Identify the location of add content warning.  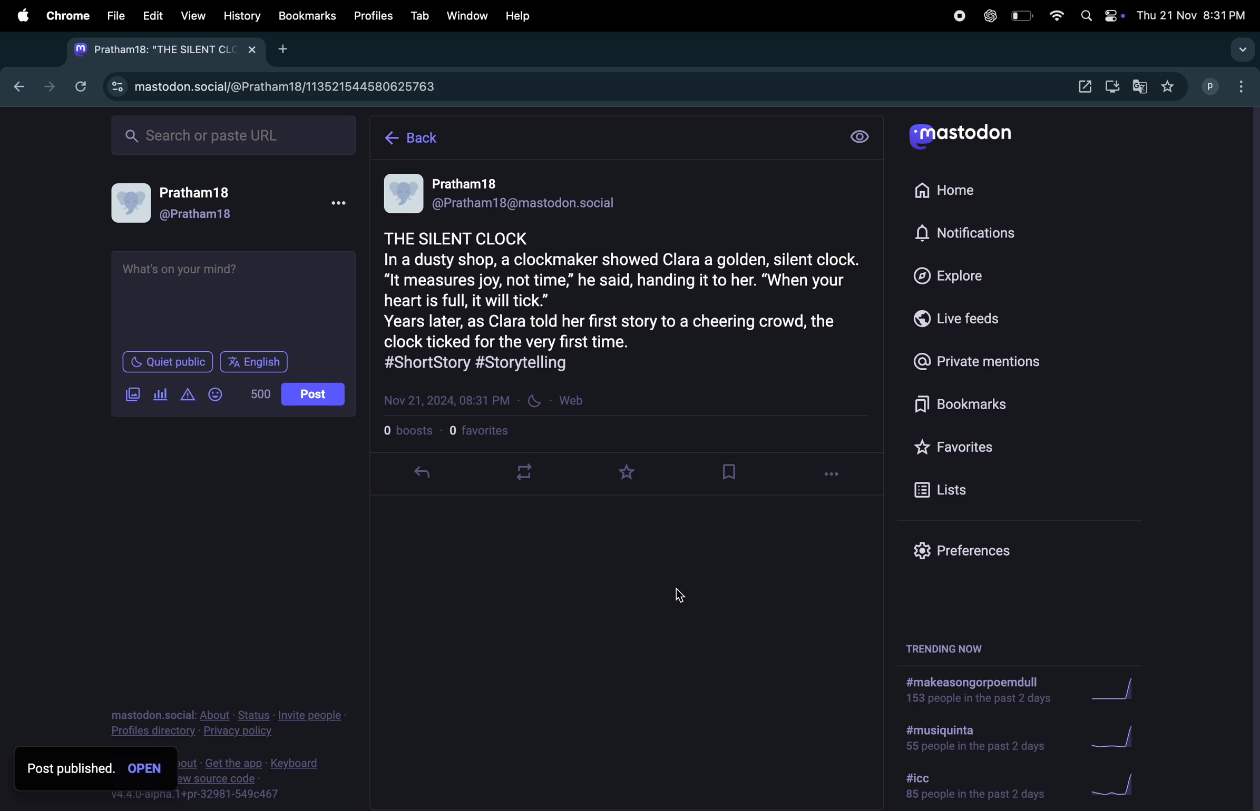
(187, 393).